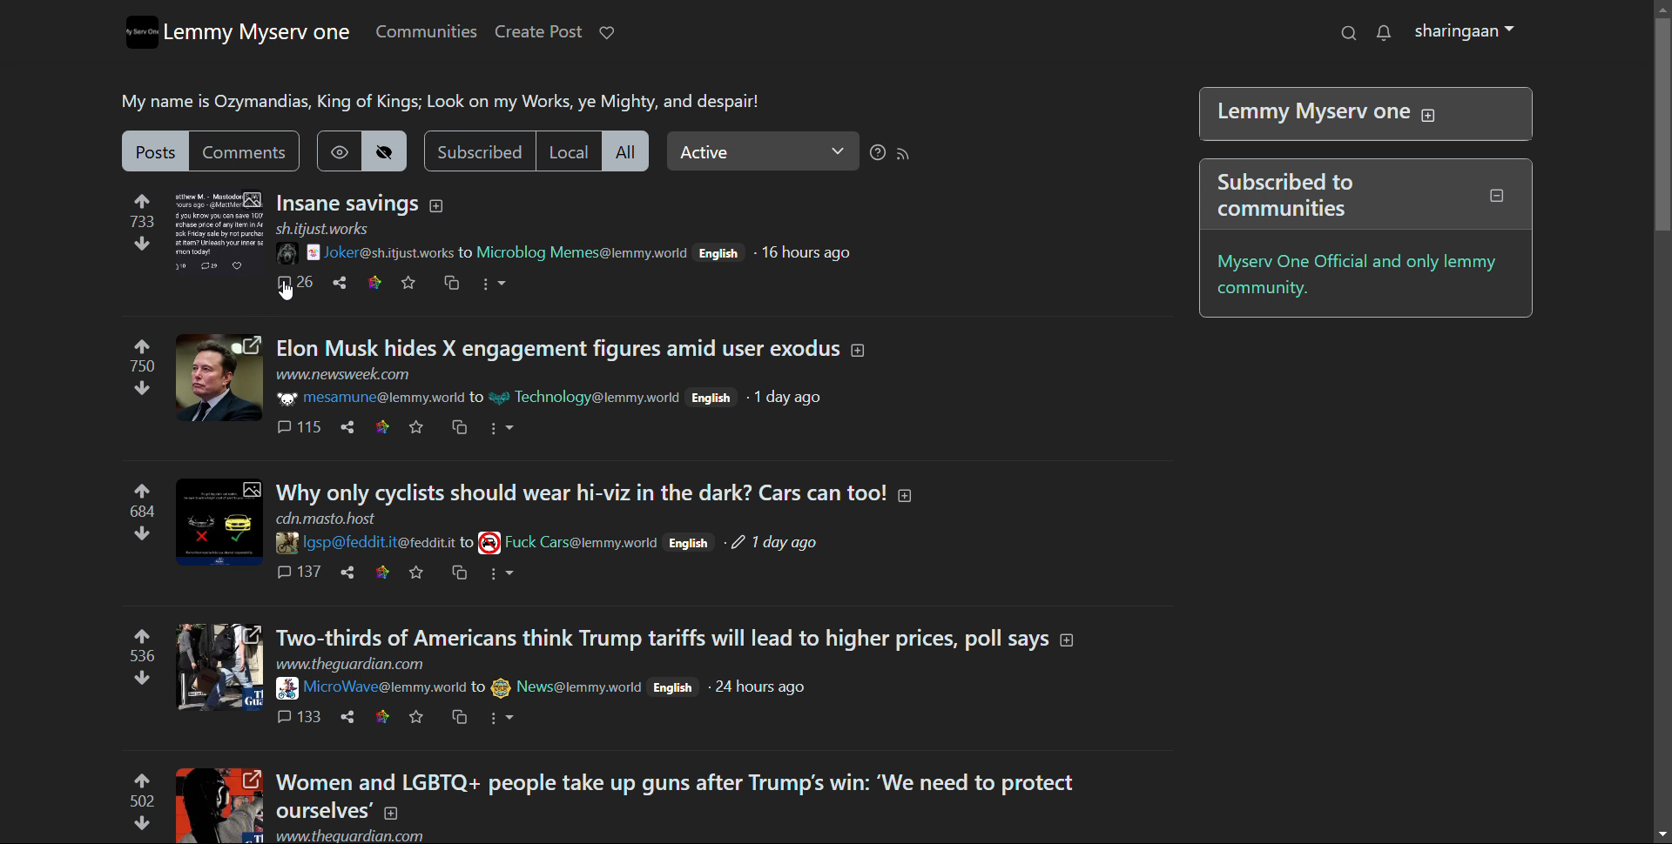  I want to click on create post, so click(538, 31).